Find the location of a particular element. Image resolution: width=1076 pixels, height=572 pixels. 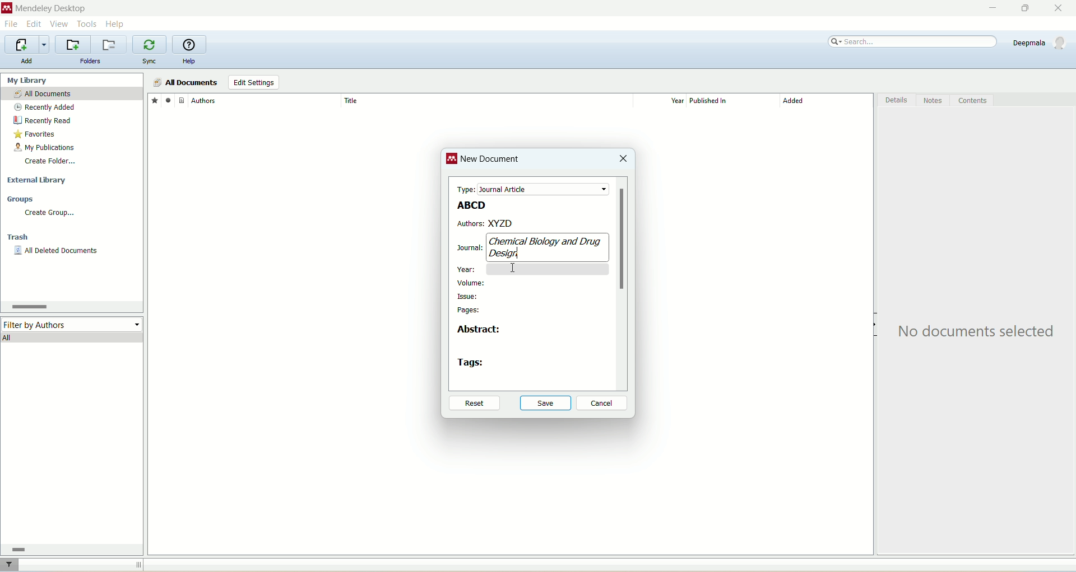

pages is located at coordinates (469, 311).